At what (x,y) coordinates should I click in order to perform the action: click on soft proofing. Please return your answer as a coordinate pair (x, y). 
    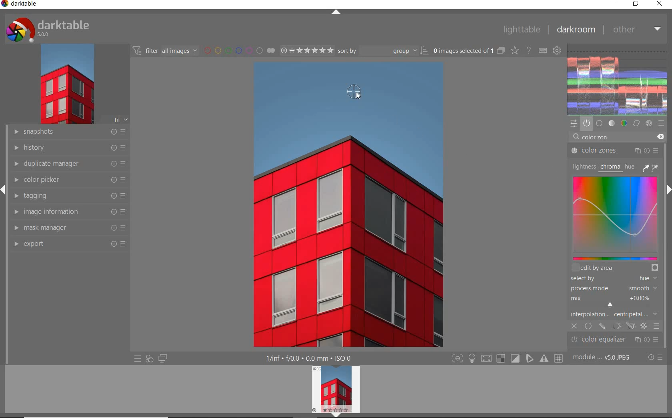
    Looking at the image, I should click on (516, 358).